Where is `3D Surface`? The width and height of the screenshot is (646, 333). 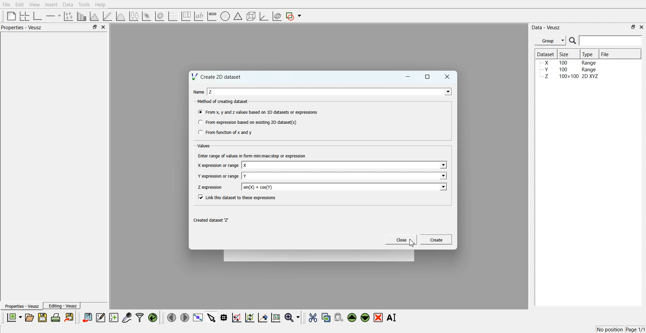 3D Surface is located at coordinates (146, 16).